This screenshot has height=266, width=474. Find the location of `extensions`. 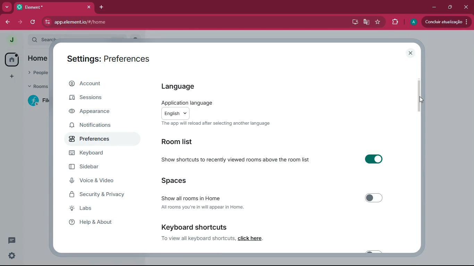

extensions is located at coordinates (395, 22).